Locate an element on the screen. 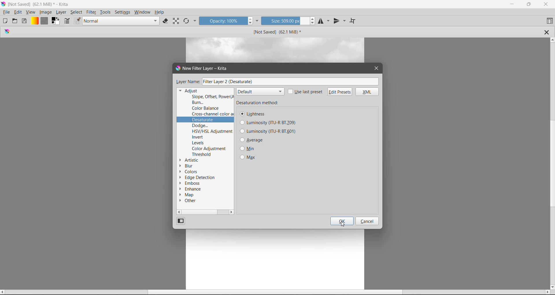  Settings is located at coordinates (123, 12).